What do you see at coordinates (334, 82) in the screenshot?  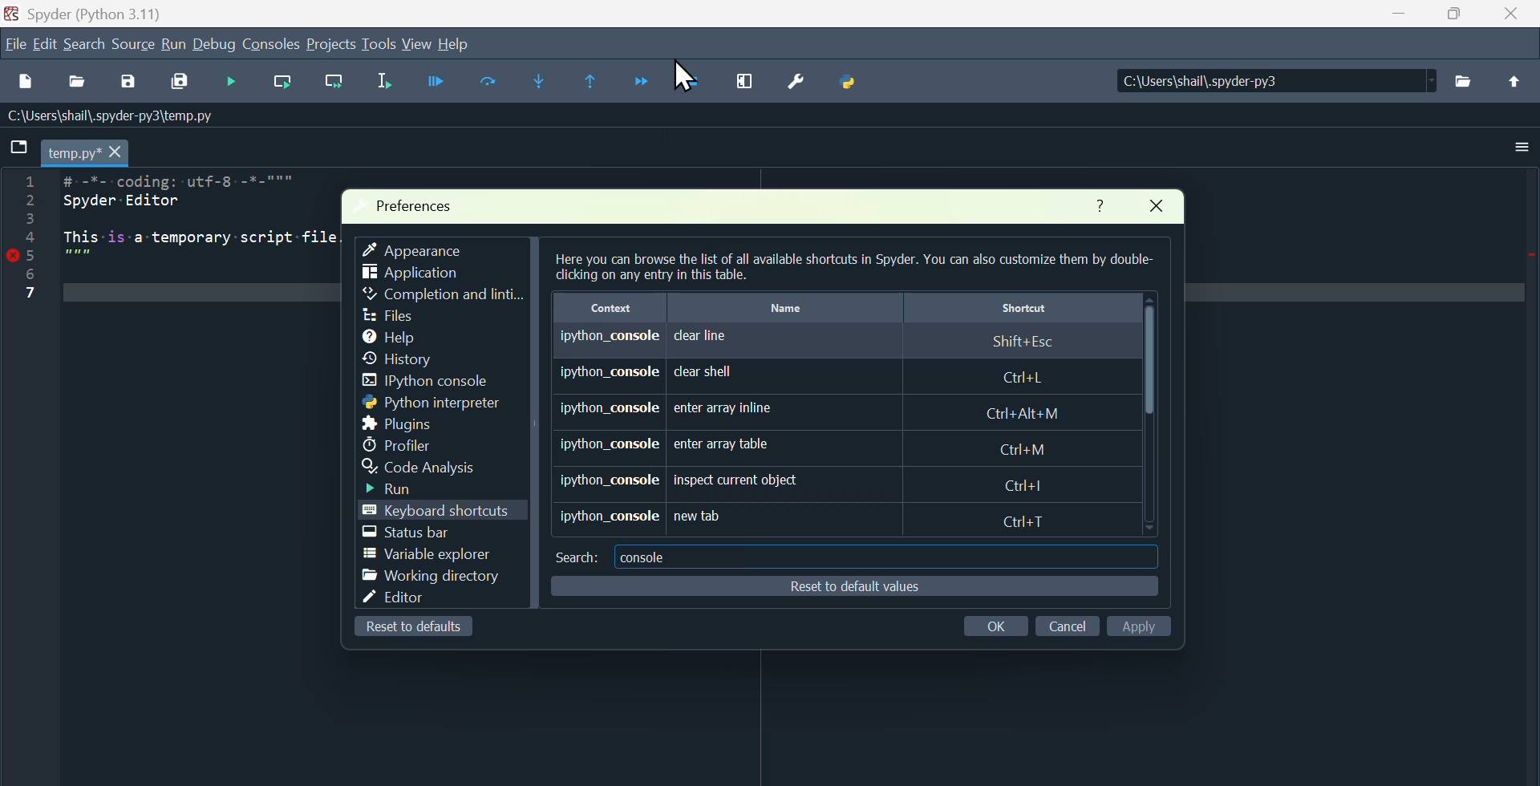 I see `Run current line and go to the next one` at bounding box center [334, 82].